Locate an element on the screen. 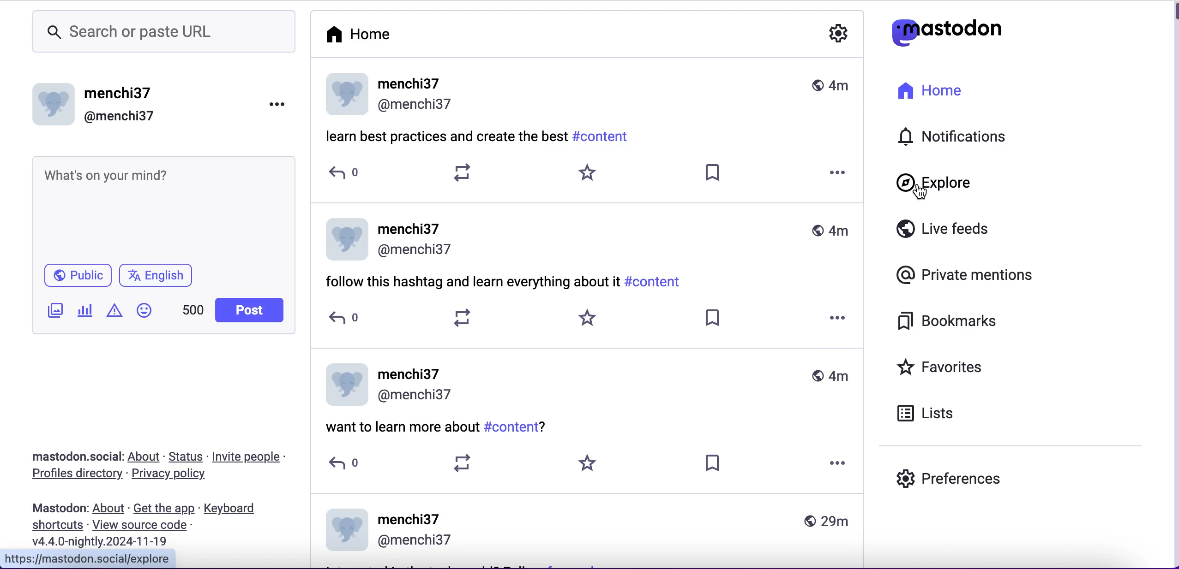 This screenshot has height=569, width=1179. reply is located at coordinates (345, 174).